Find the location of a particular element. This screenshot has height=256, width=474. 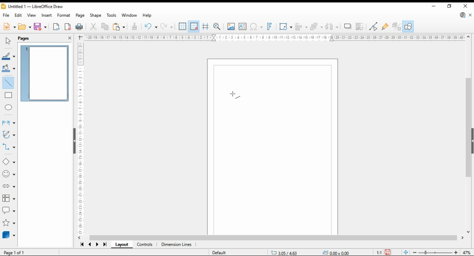

workspace is located at coordinates (273, 146).